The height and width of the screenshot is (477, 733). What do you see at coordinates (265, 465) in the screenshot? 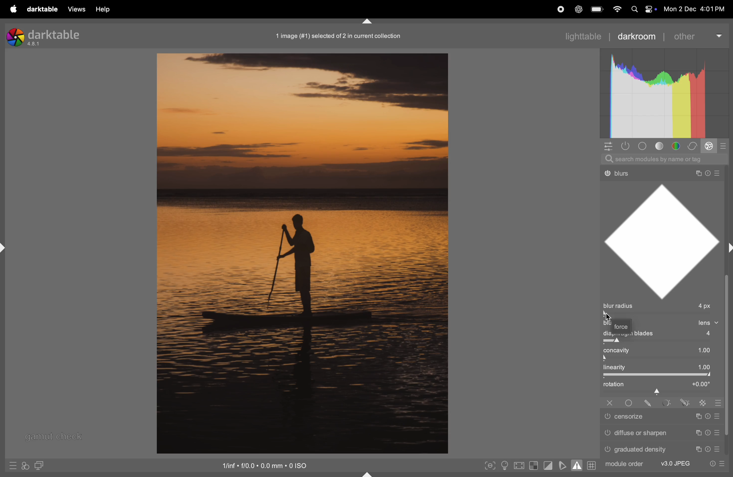
I see `iso satandard` at bounding box center [265, 465].